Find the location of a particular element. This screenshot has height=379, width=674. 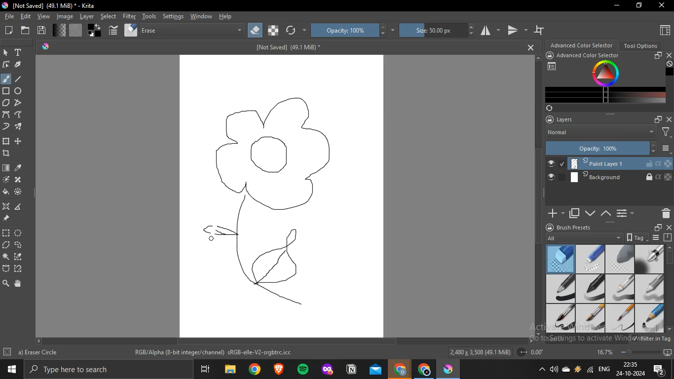

tool options is located at coordinates (641, 45).